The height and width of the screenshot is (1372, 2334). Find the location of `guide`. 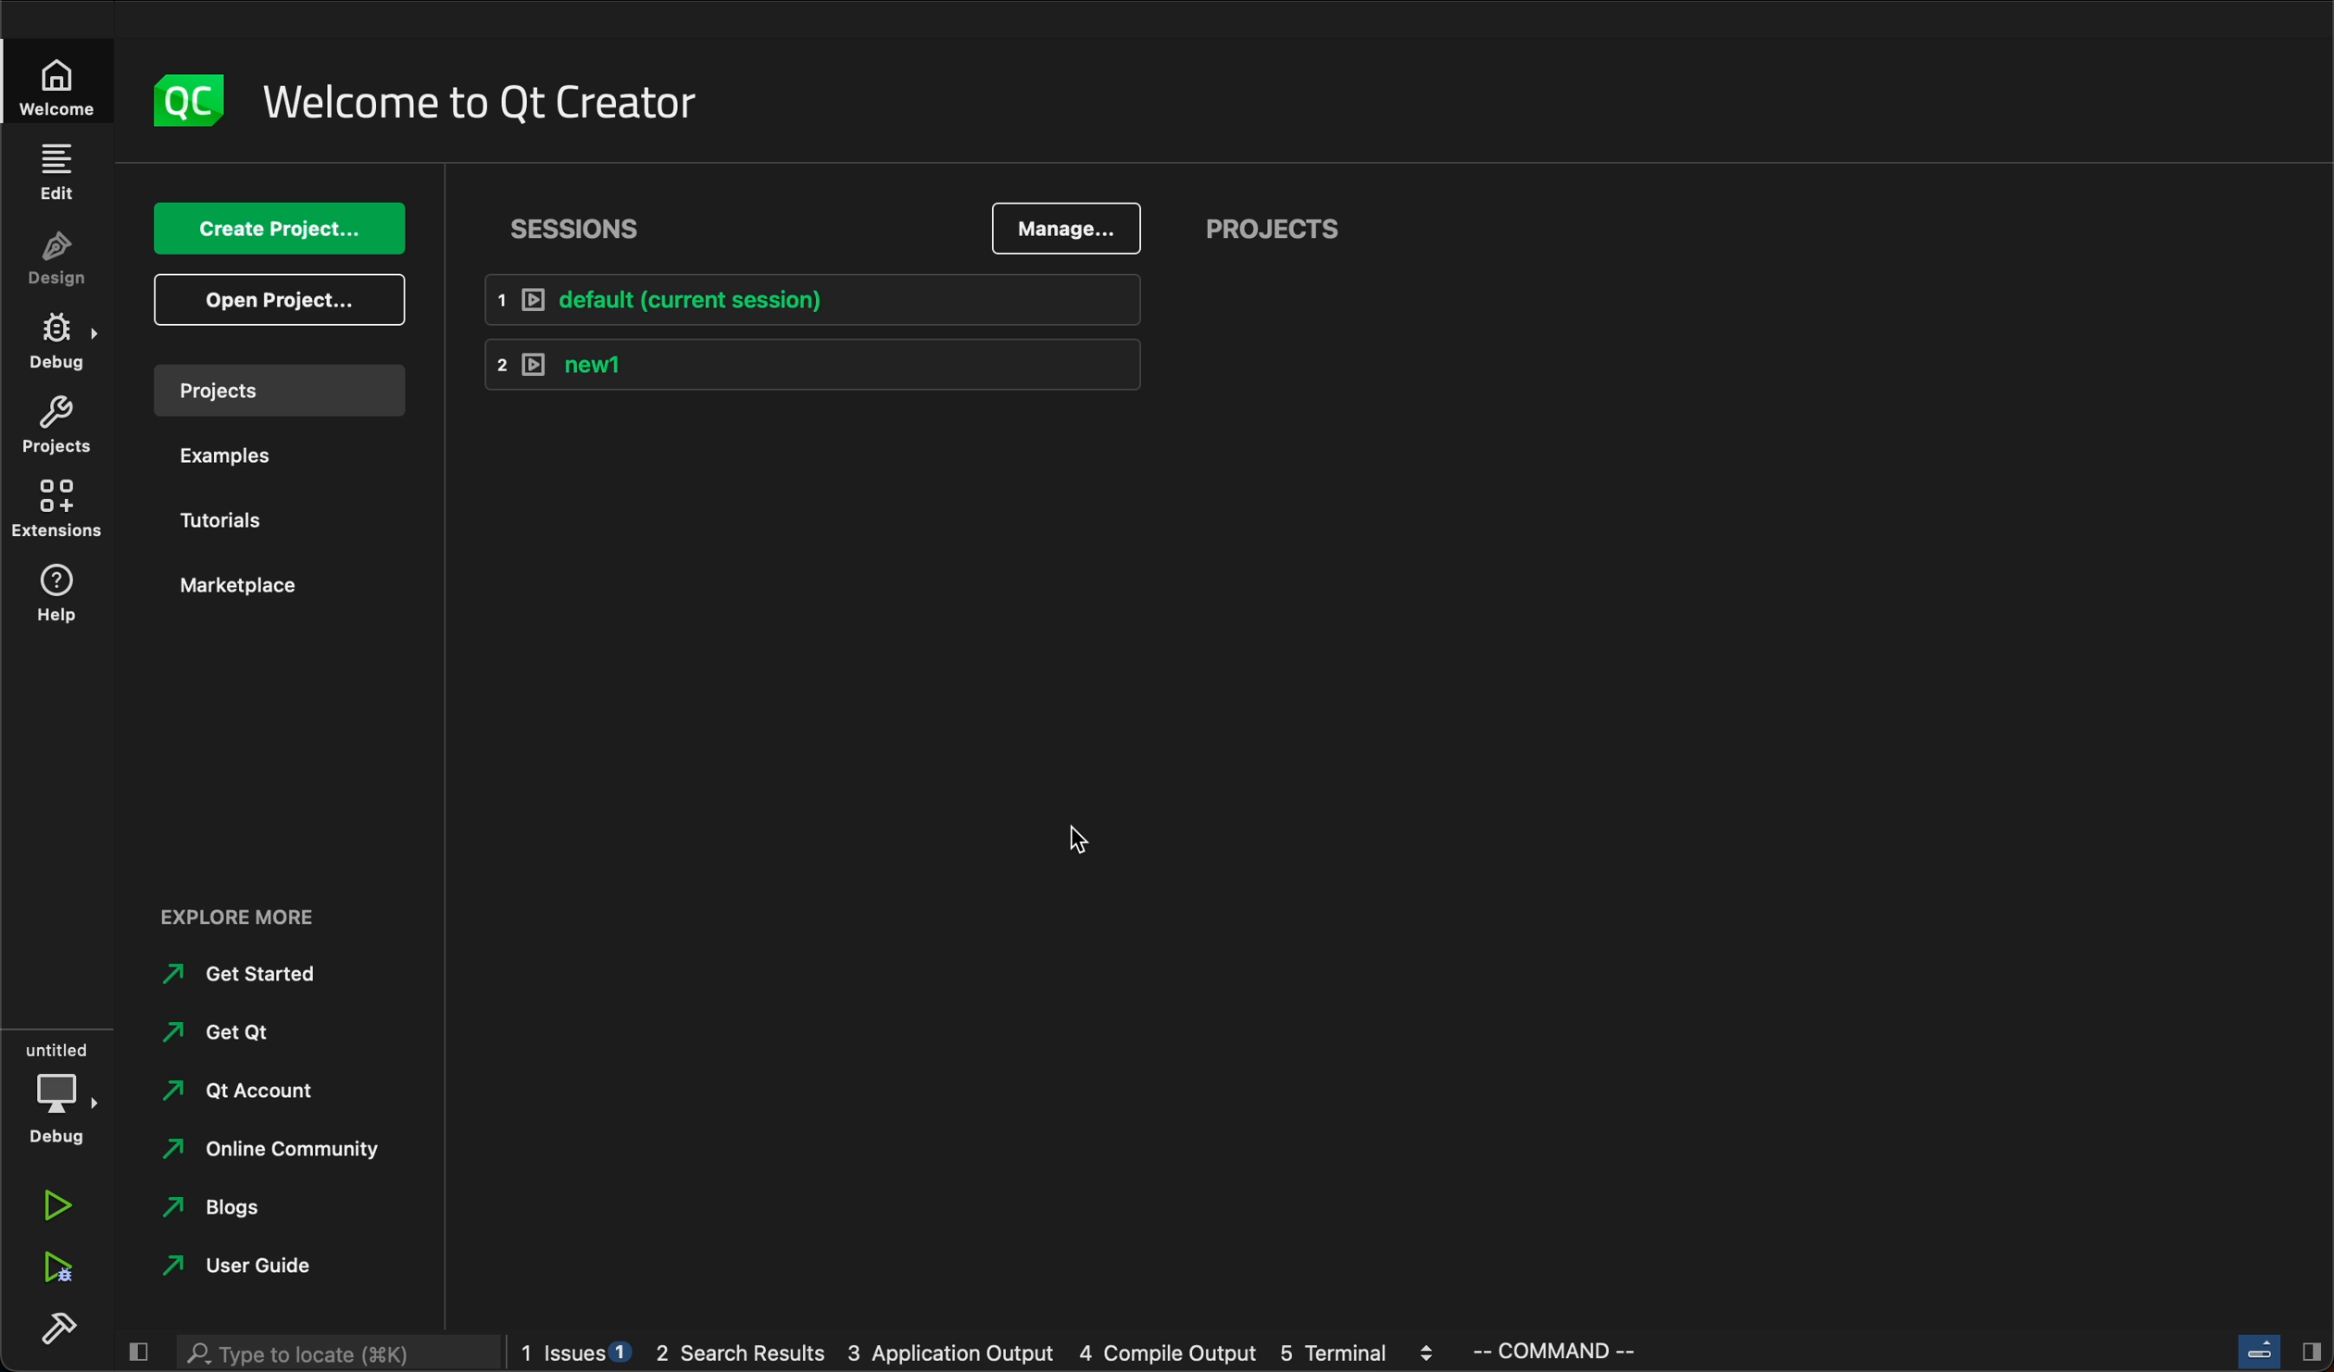

guide is located at coordinates (238, 1269).